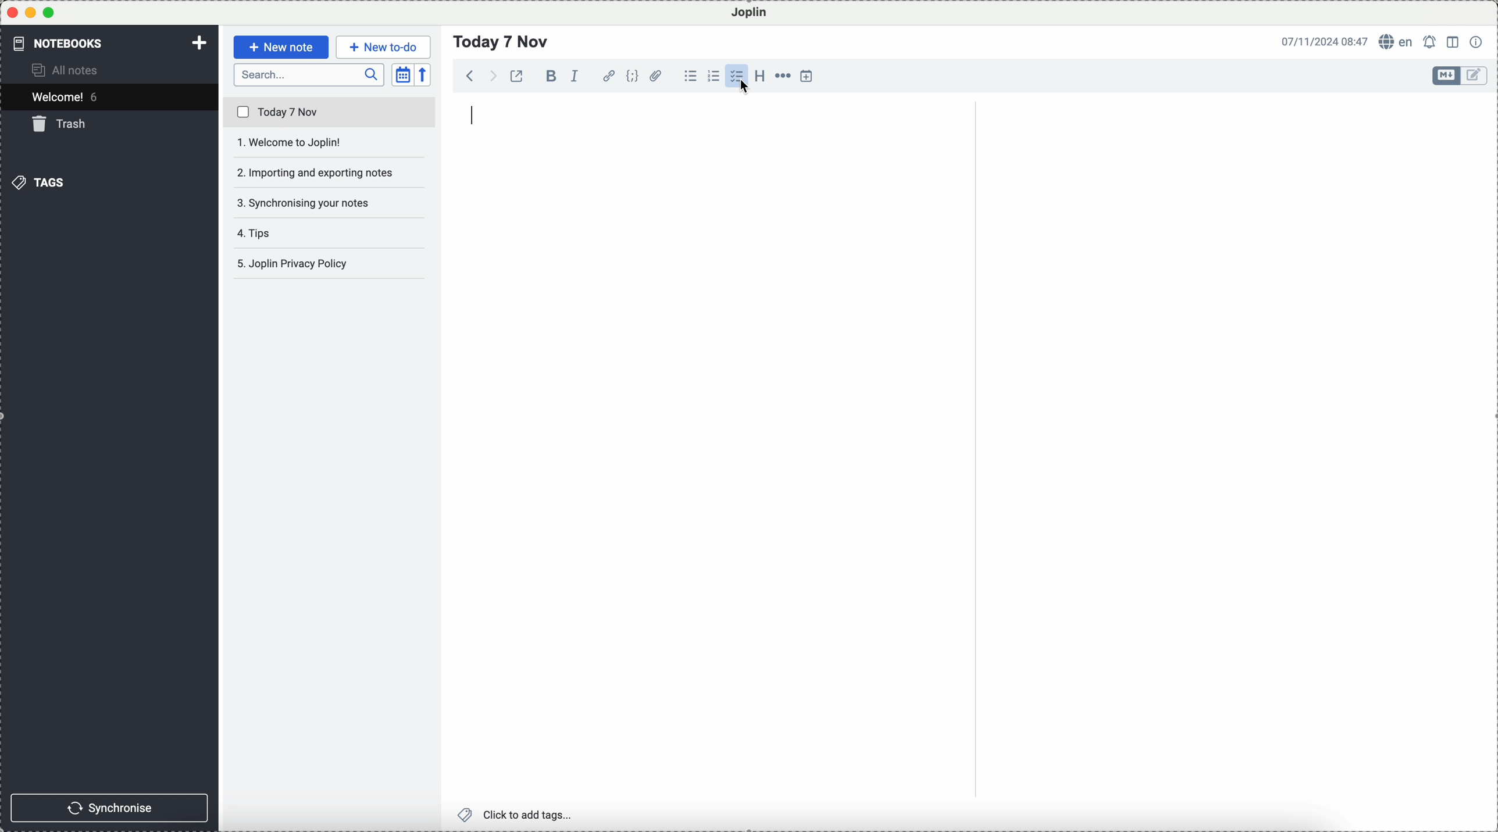 The image size is (1498, 832). What do you see at coordinates (516, 76) in the screenshot?
I see `toggle external editing` at bounding box center [516, 76].